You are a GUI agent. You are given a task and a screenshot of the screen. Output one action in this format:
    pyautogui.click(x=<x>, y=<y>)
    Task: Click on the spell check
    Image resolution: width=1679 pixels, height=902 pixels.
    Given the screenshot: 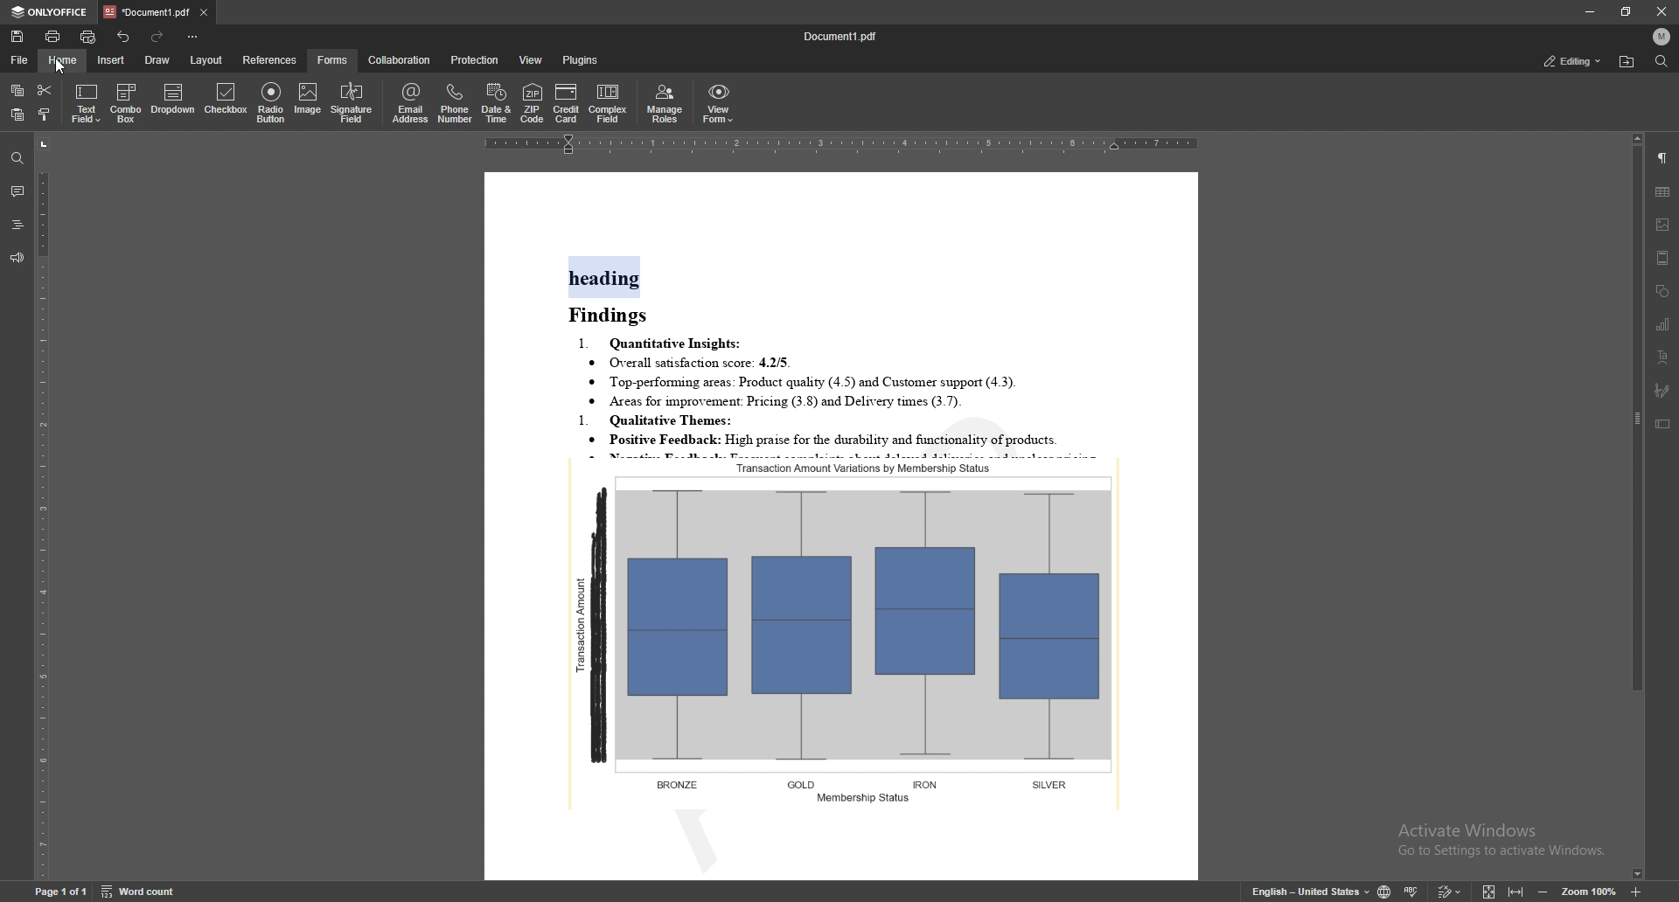 What is the action you would take?
    pyautogui.click(x=1411, y=891)
    